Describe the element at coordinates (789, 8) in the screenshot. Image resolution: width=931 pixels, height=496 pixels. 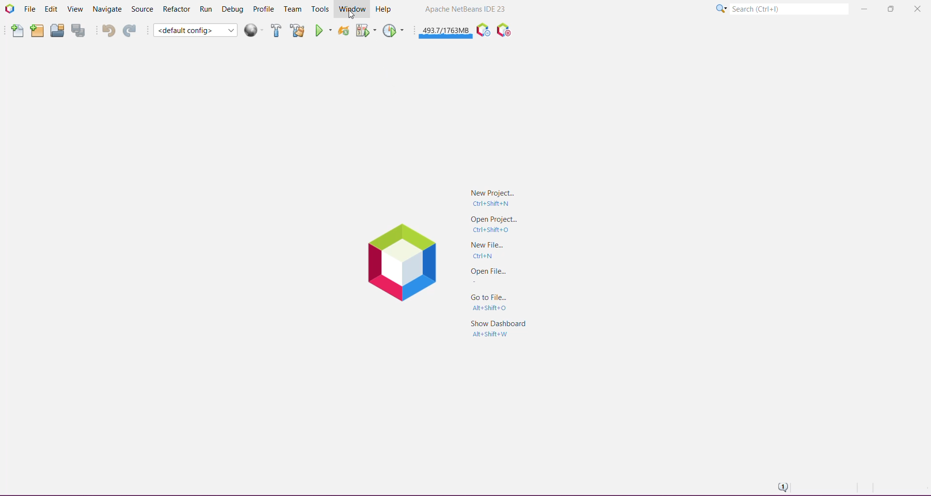
I see `Search` at that location.